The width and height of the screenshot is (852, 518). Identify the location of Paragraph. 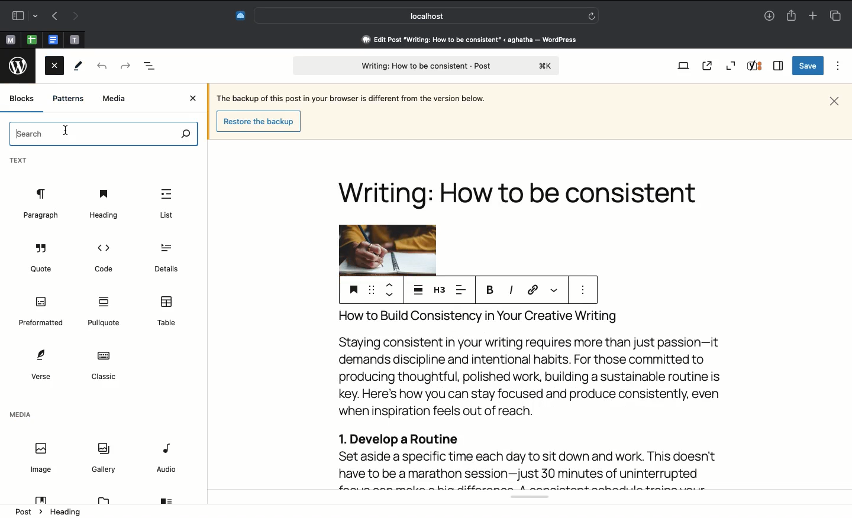
(40, 204).